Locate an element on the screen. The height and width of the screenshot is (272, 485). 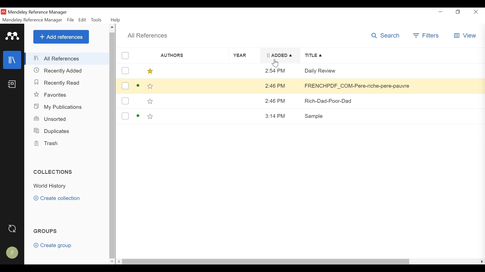
Rich-Dad-Poor-Dad is located at coordinates (392, 103).